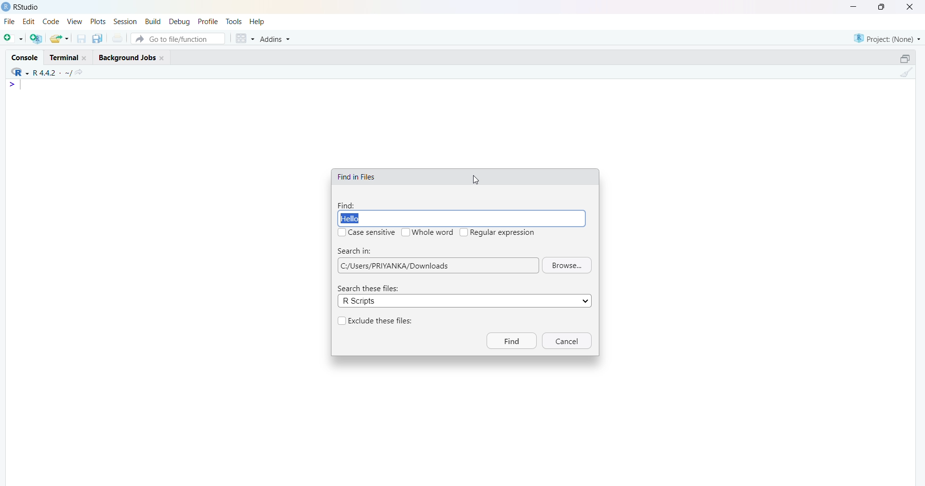  Describe the element at coordinates (234, 22) in the screenshot. I see `tools` at that location.